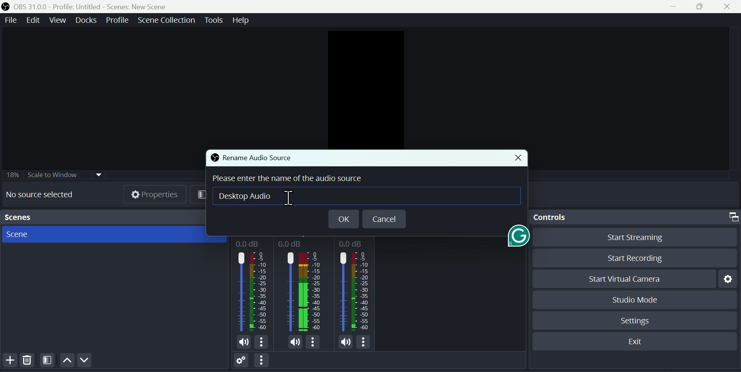 This screenshot has height=372, width=741. What do you see at coordinates (342, 218) in the screenshot?
I see `OK` at bounding box center [342, 218].